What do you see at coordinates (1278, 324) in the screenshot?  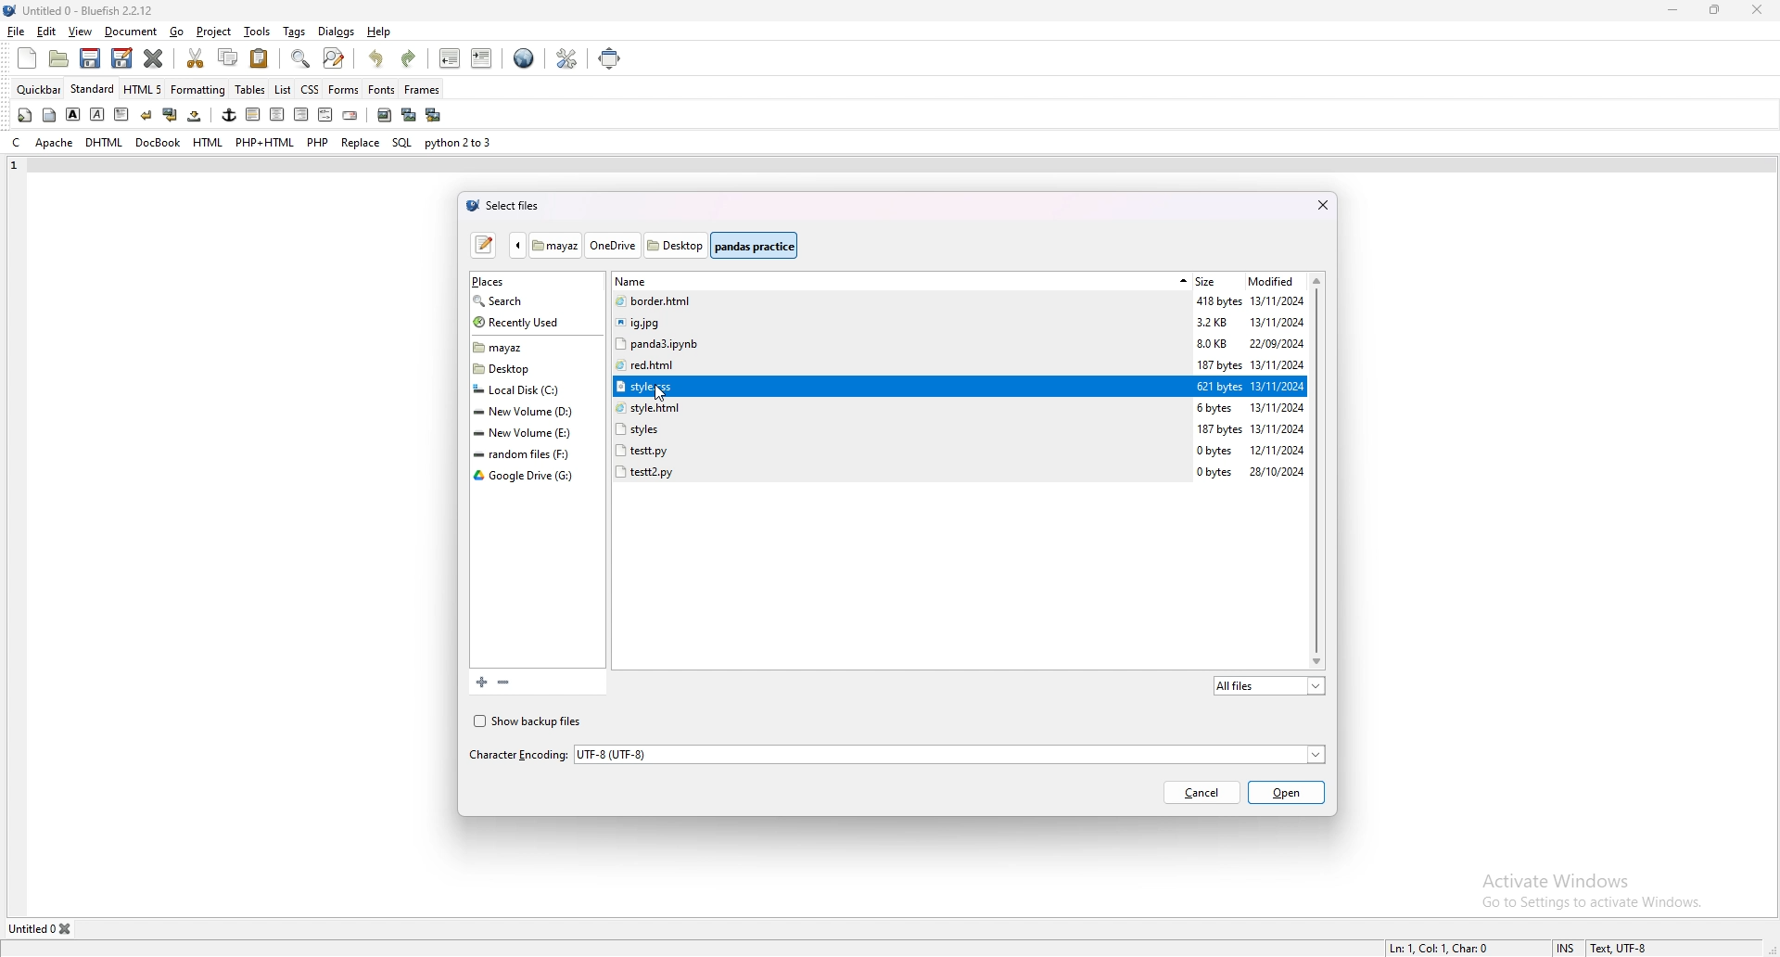 I see `13/11/2024` at bounding box center [1278, 324].